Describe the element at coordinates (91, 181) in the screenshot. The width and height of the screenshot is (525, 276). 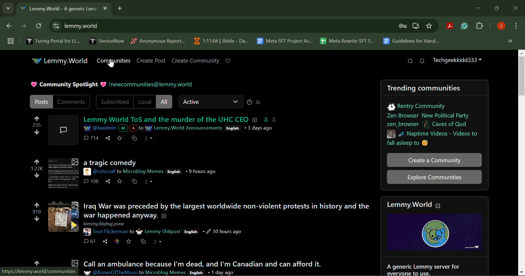
I see `Comments` at that location.